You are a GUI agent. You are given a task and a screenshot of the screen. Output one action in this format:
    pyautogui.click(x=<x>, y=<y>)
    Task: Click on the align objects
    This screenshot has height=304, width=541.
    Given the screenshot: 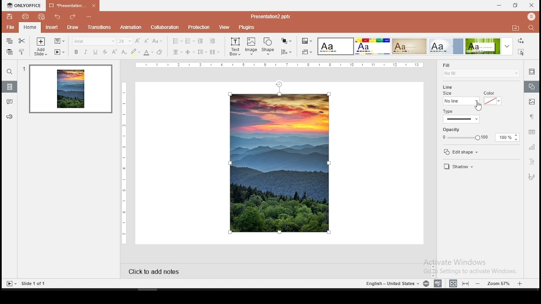 What is the action you would take?
    pyautogui.click(x=307, y=52)
    